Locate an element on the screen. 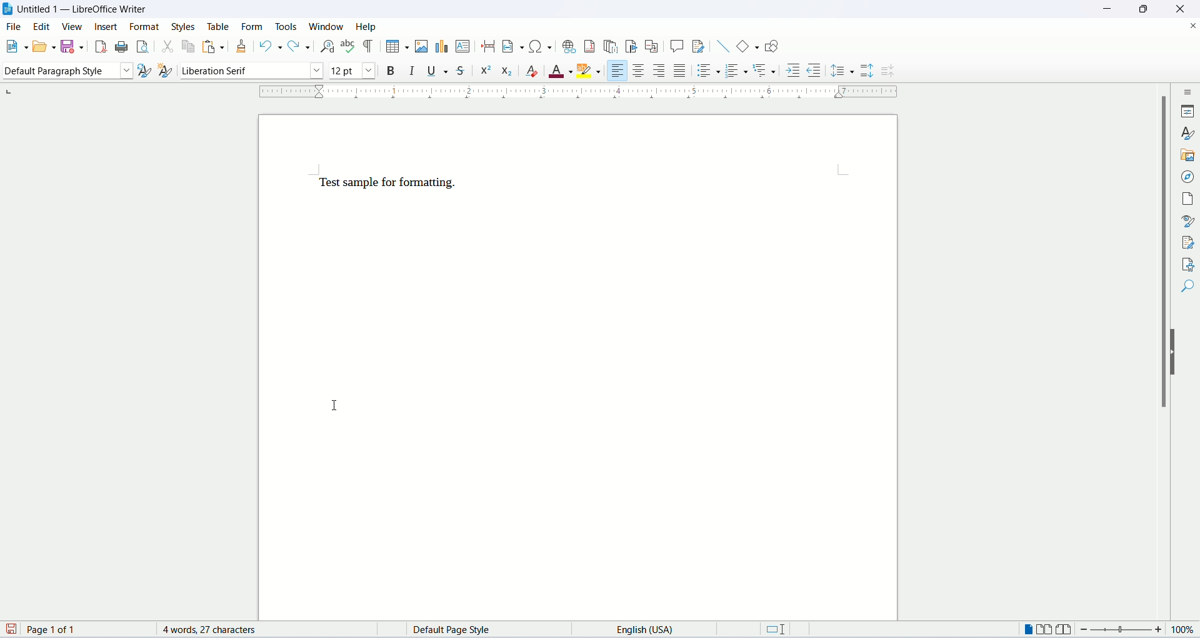 This screenshot has width=1200, height=638. English(USA) is located at coordinates (635, 629).